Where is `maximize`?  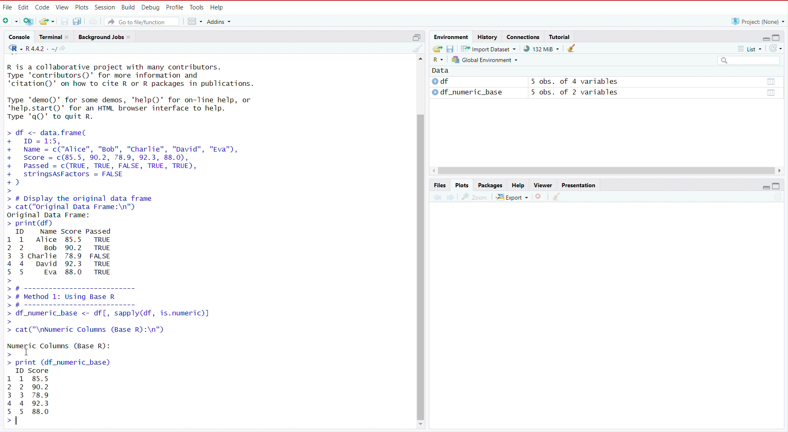 maximize is located at coordinates (781, 186).